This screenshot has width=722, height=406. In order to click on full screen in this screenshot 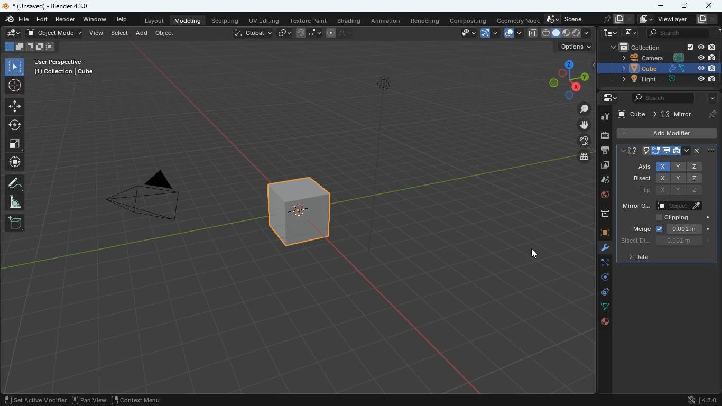, I will do `click(15, 145)`.